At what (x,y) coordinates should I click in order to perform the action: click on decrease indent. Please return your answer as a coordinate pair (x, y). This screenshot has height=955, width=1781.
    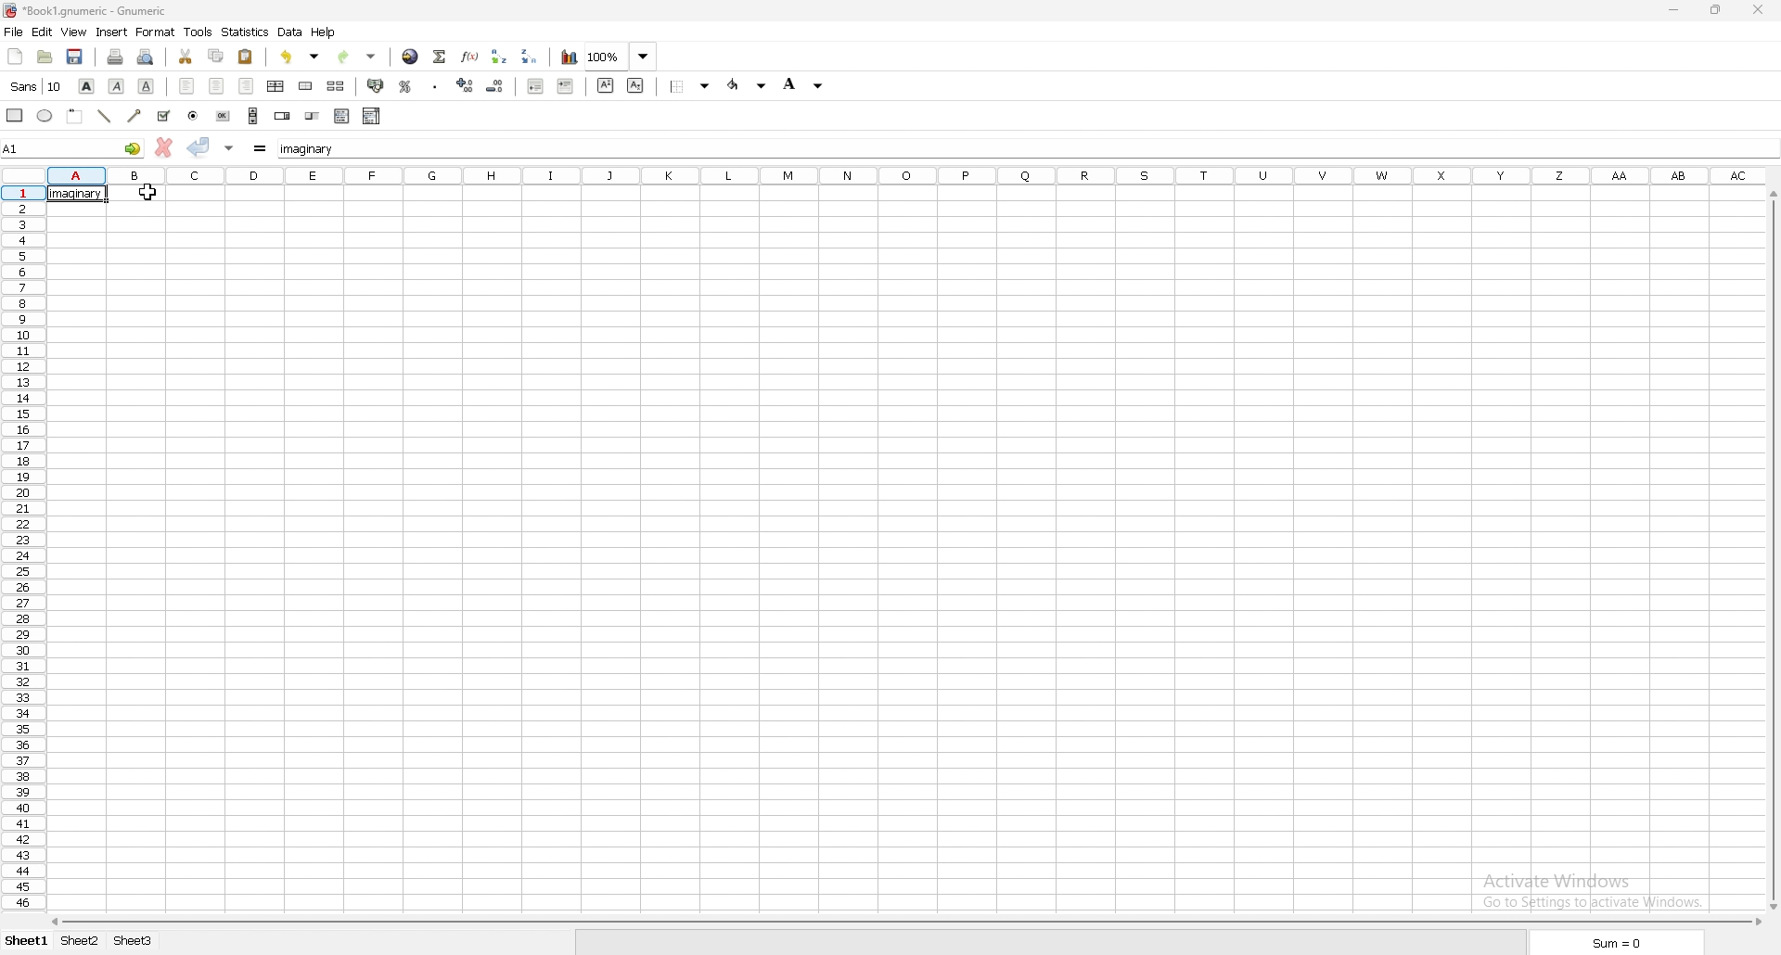
    Looking at the image, I should click on (534, 87).